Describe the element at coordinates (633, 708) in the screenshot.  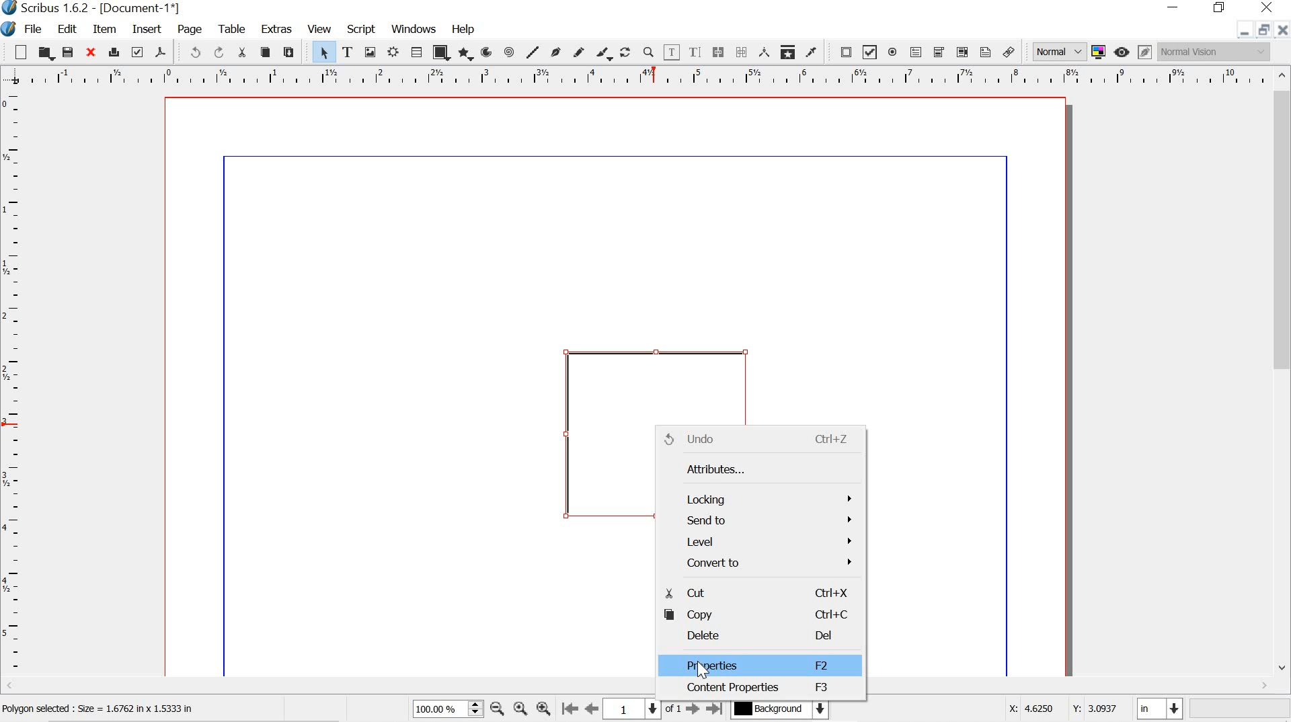
I see `1` at that location.